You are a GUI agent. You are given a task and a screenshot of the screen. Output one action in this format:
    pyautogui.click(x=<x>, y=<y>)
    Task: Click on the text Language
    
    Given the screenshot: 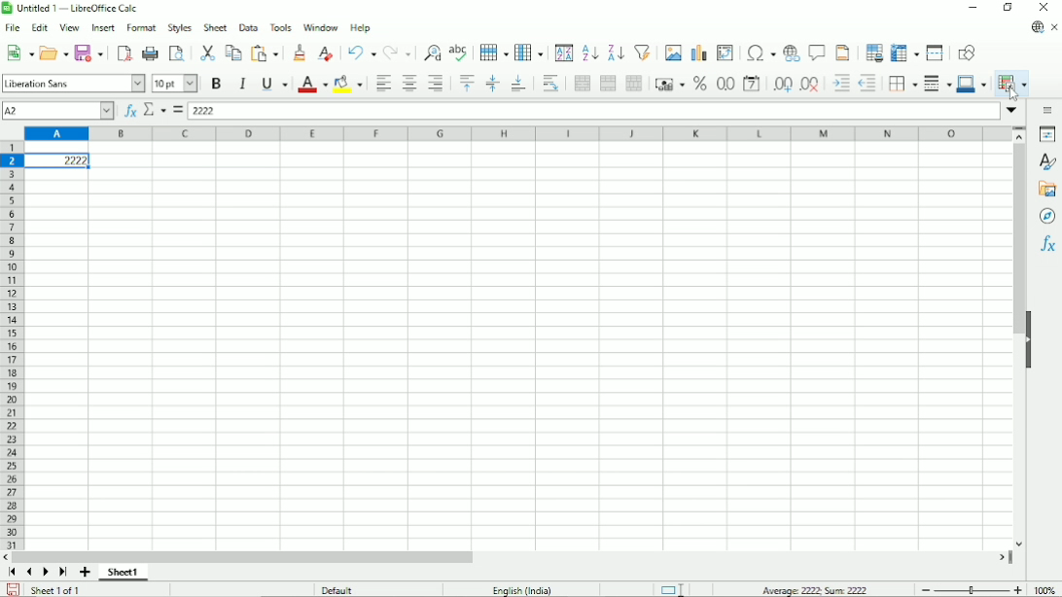 What is the action you would take?
    pyautogui.click(x=522, y=590)
    